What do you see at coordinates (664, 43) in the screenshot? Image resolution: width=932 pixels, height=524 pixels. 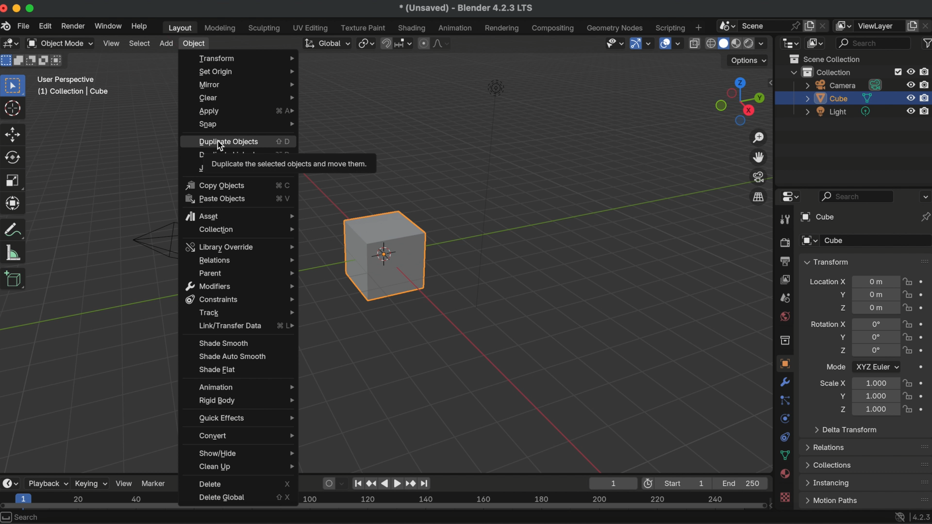 I see `show overlays` at bounding box center [664, 43].